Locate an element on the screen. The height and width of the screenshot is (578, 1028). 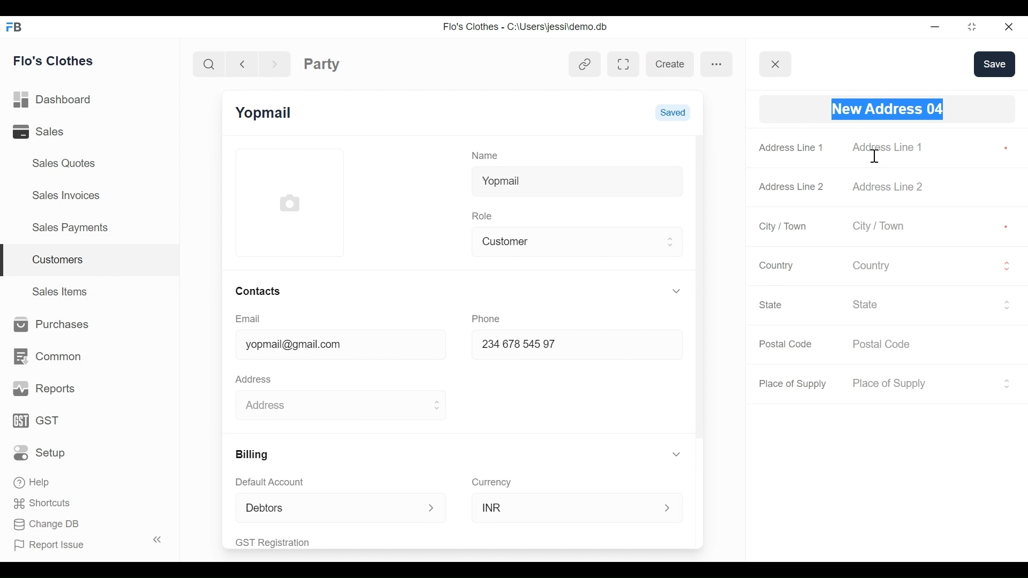
Saved is located at coordinates (672, 111).